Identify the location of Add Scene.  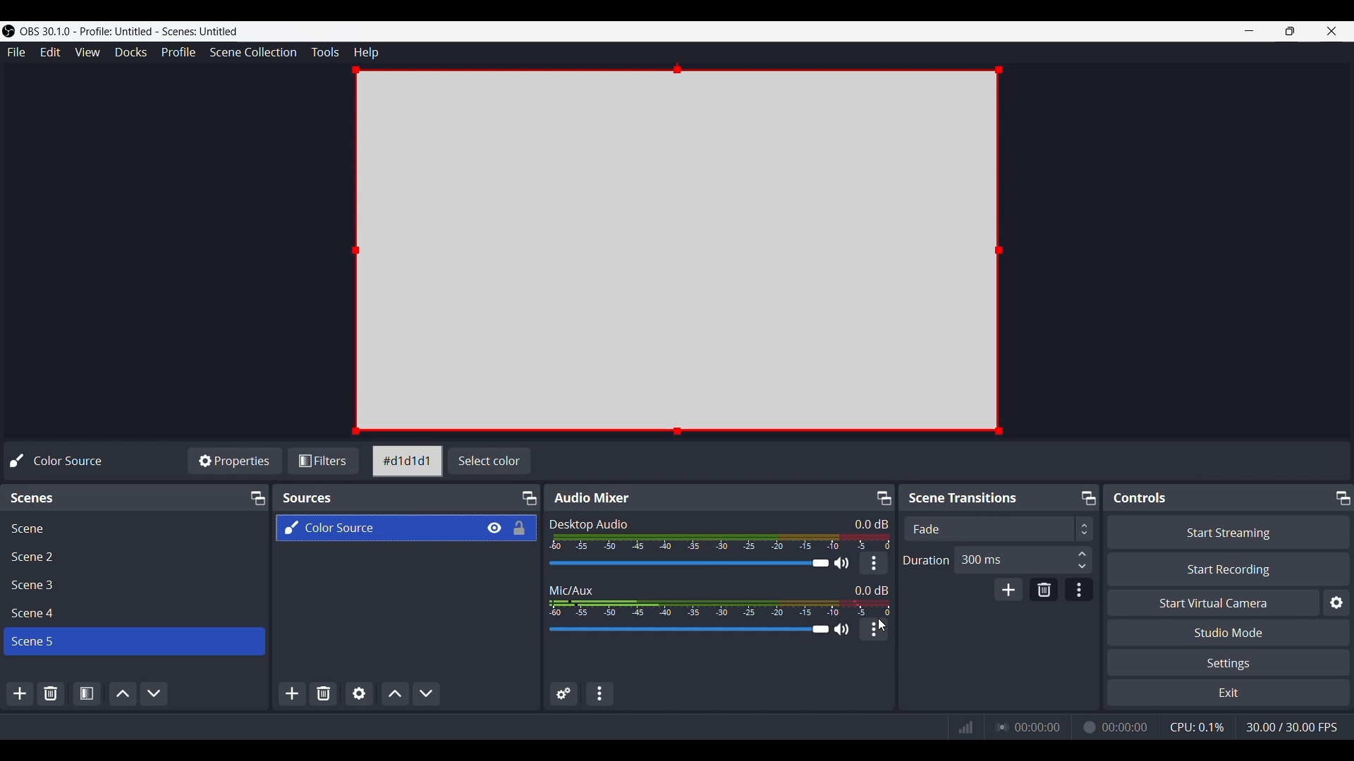
(20, 693).